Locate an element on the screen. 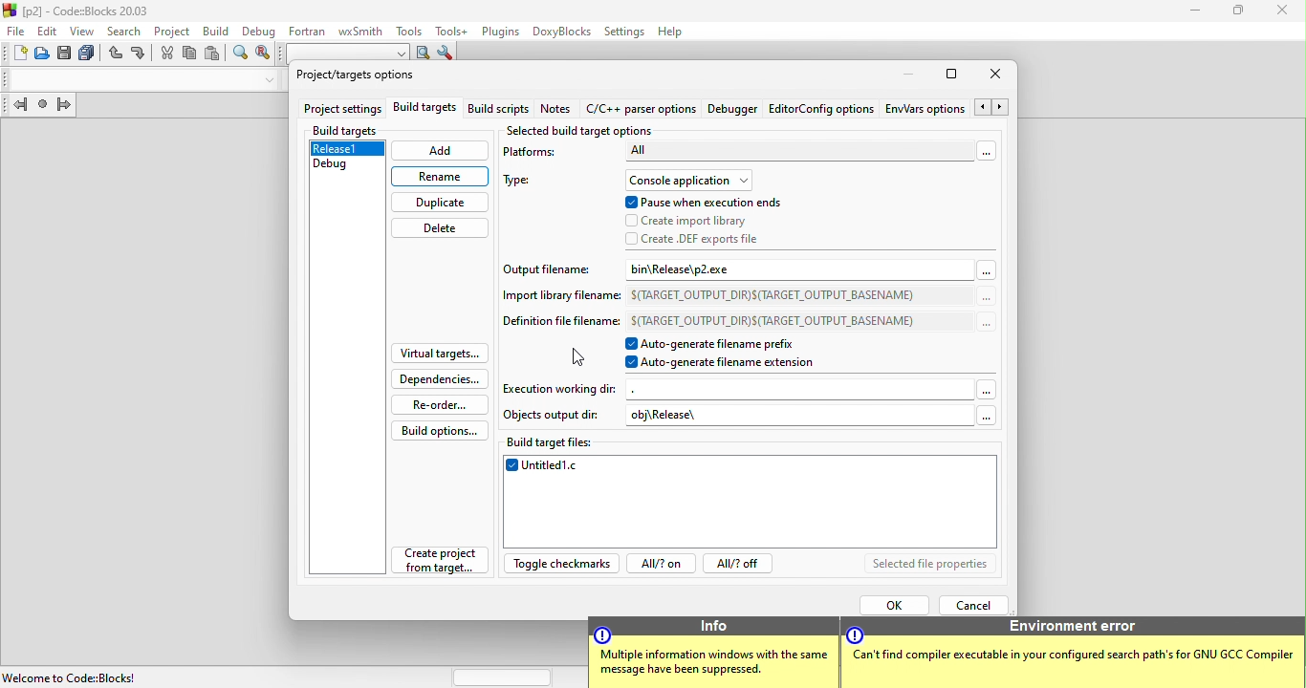 The width and height of the screenshot is (1306, 688). search is located at coordinates (126, 30).